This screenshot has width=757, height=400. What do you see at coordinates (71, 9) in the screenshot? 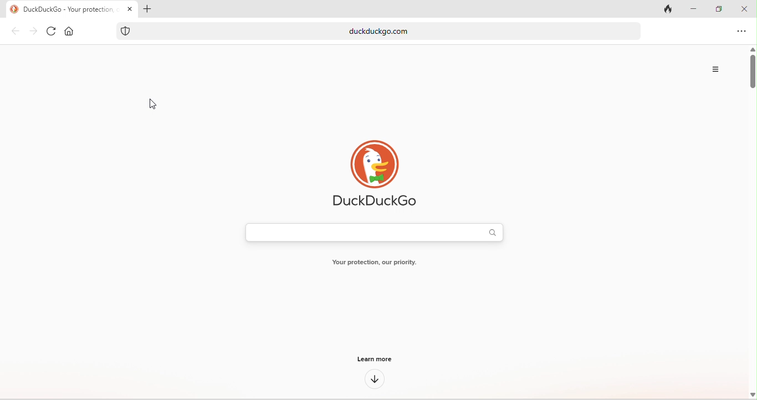
I see `DuckDuckGo - Your protection` at bounding box center [71, 9].